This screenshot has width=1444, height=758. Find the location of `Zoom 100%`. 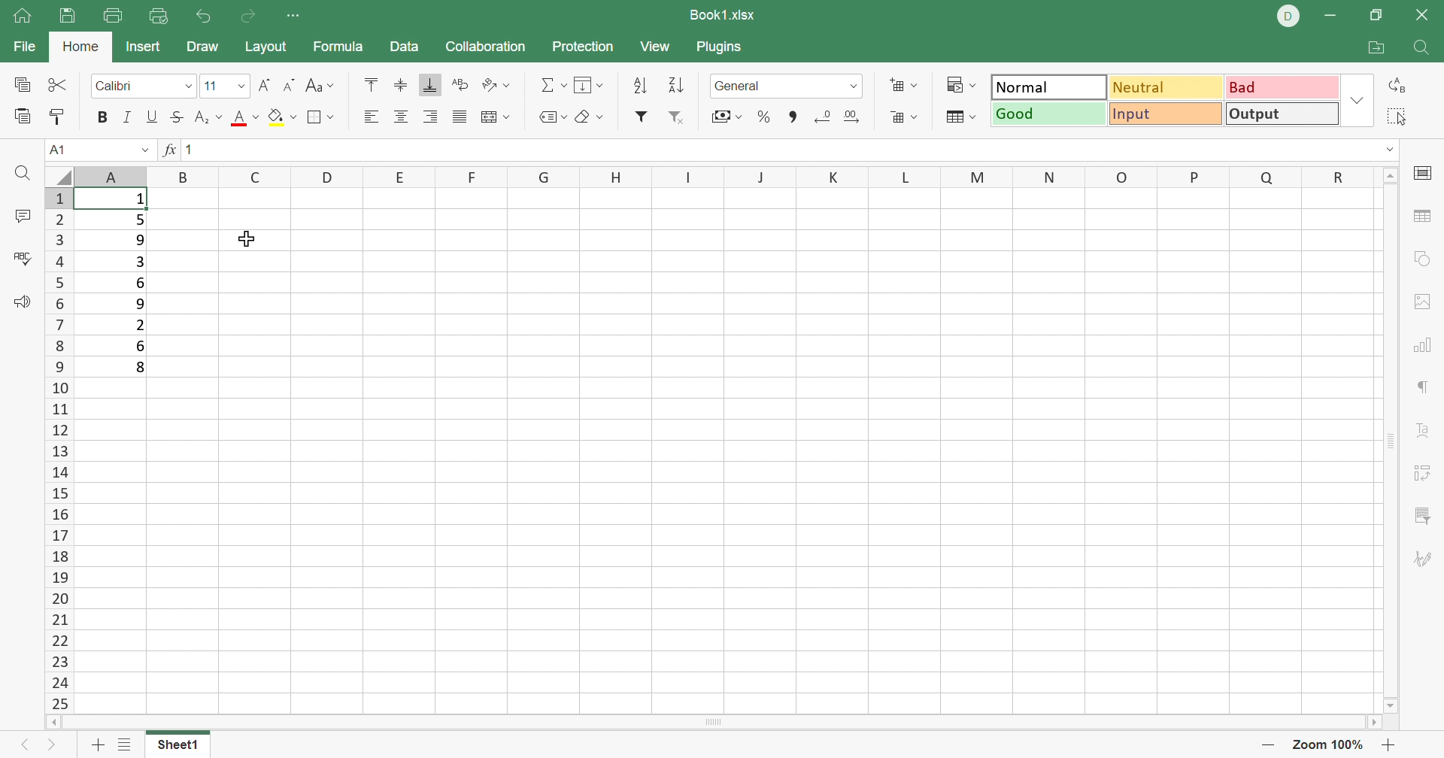

Zoom 100% is located at coordinates (1328, 744).